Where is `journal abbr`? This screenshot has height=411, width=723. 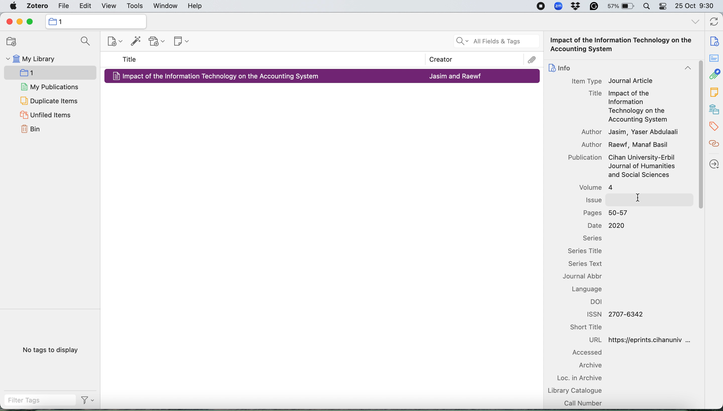 journal abbr is located at coordinates (587, 277).